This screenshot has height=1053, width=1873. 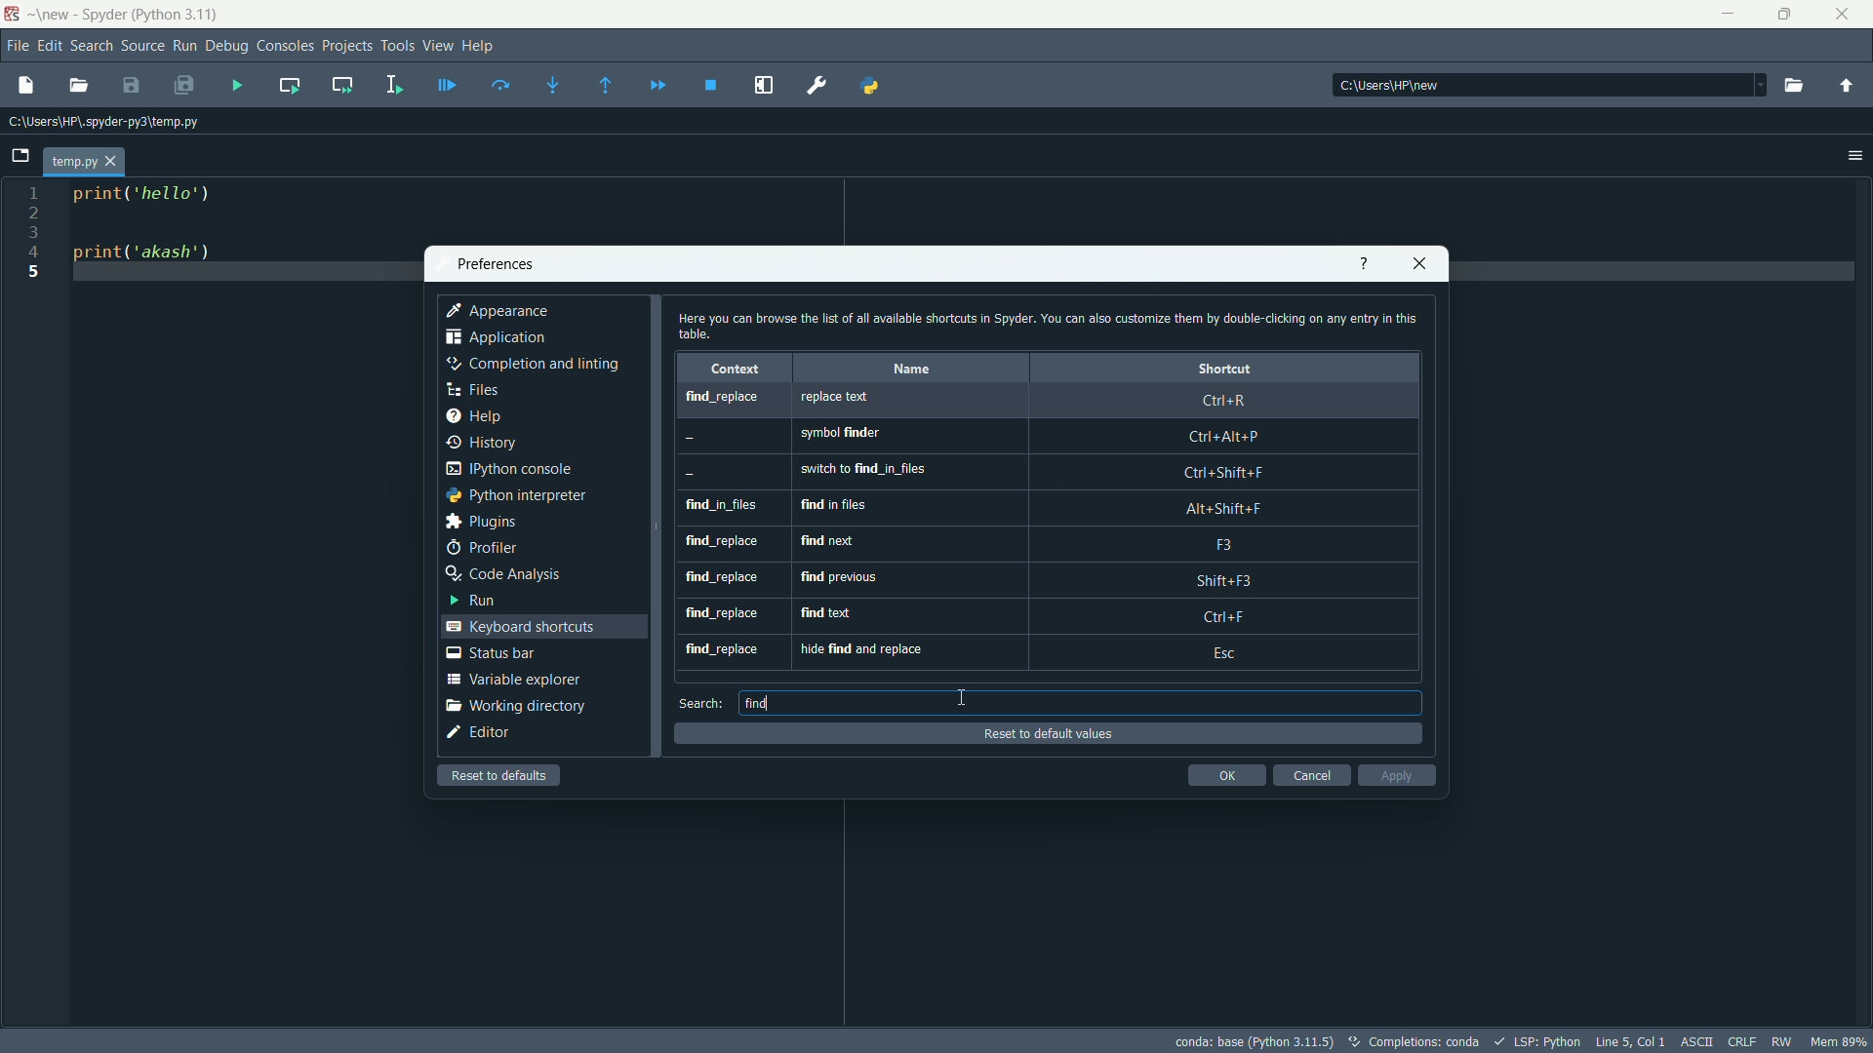 What do you see at coordinates (503, 84) in the screenshot?
I see `run current line` at bounding box center [503, 84].